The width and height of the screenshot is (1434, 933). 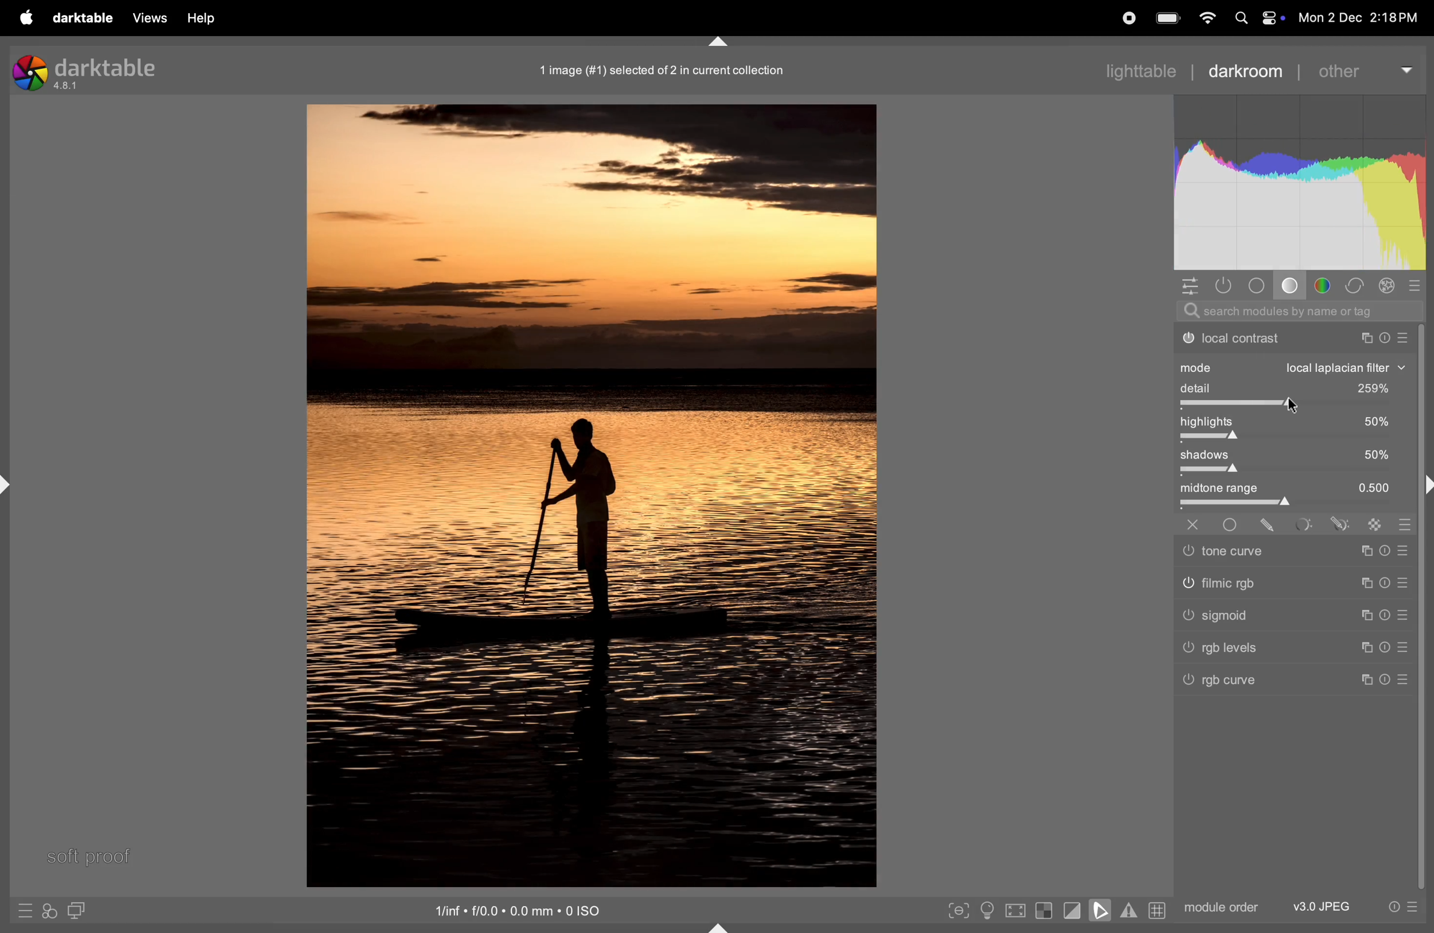 I want to click on show only active modules, so click(x=1224, y=286).